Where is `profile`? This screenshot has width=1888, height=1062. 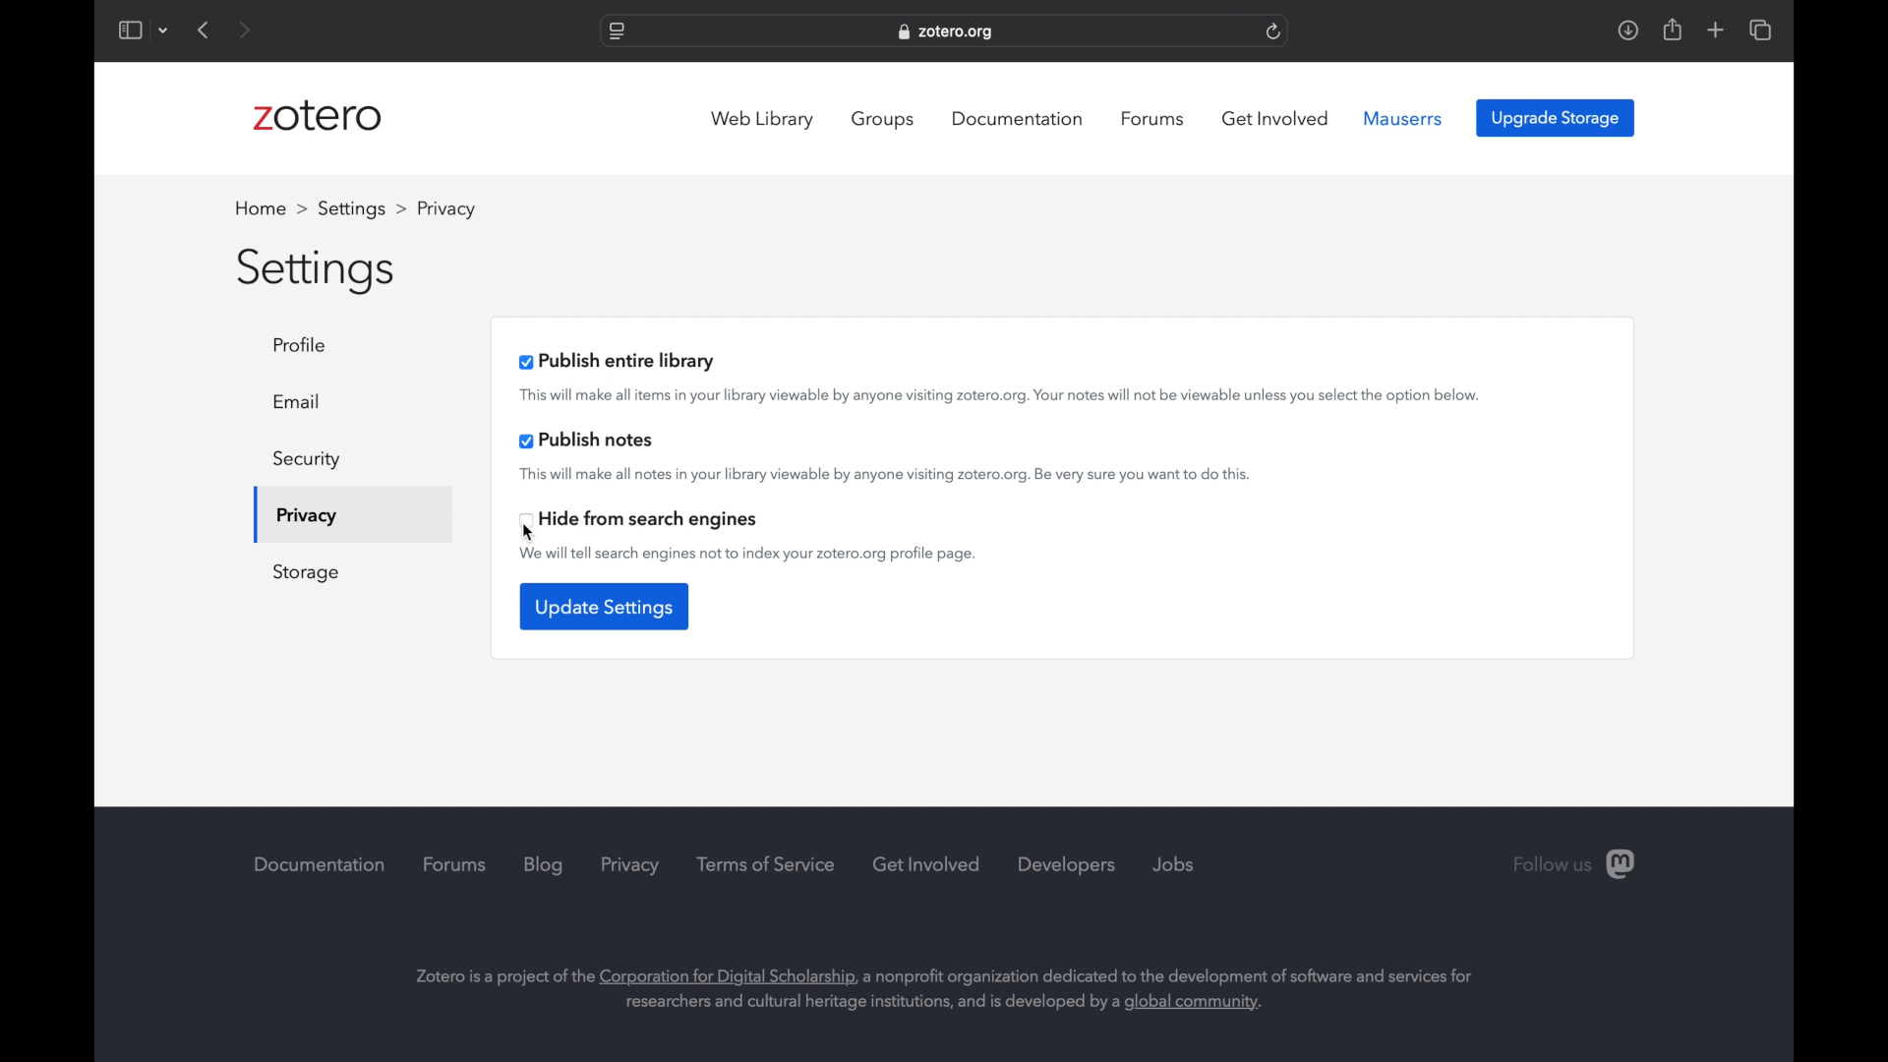
profile is located at coordinates (443, 208).